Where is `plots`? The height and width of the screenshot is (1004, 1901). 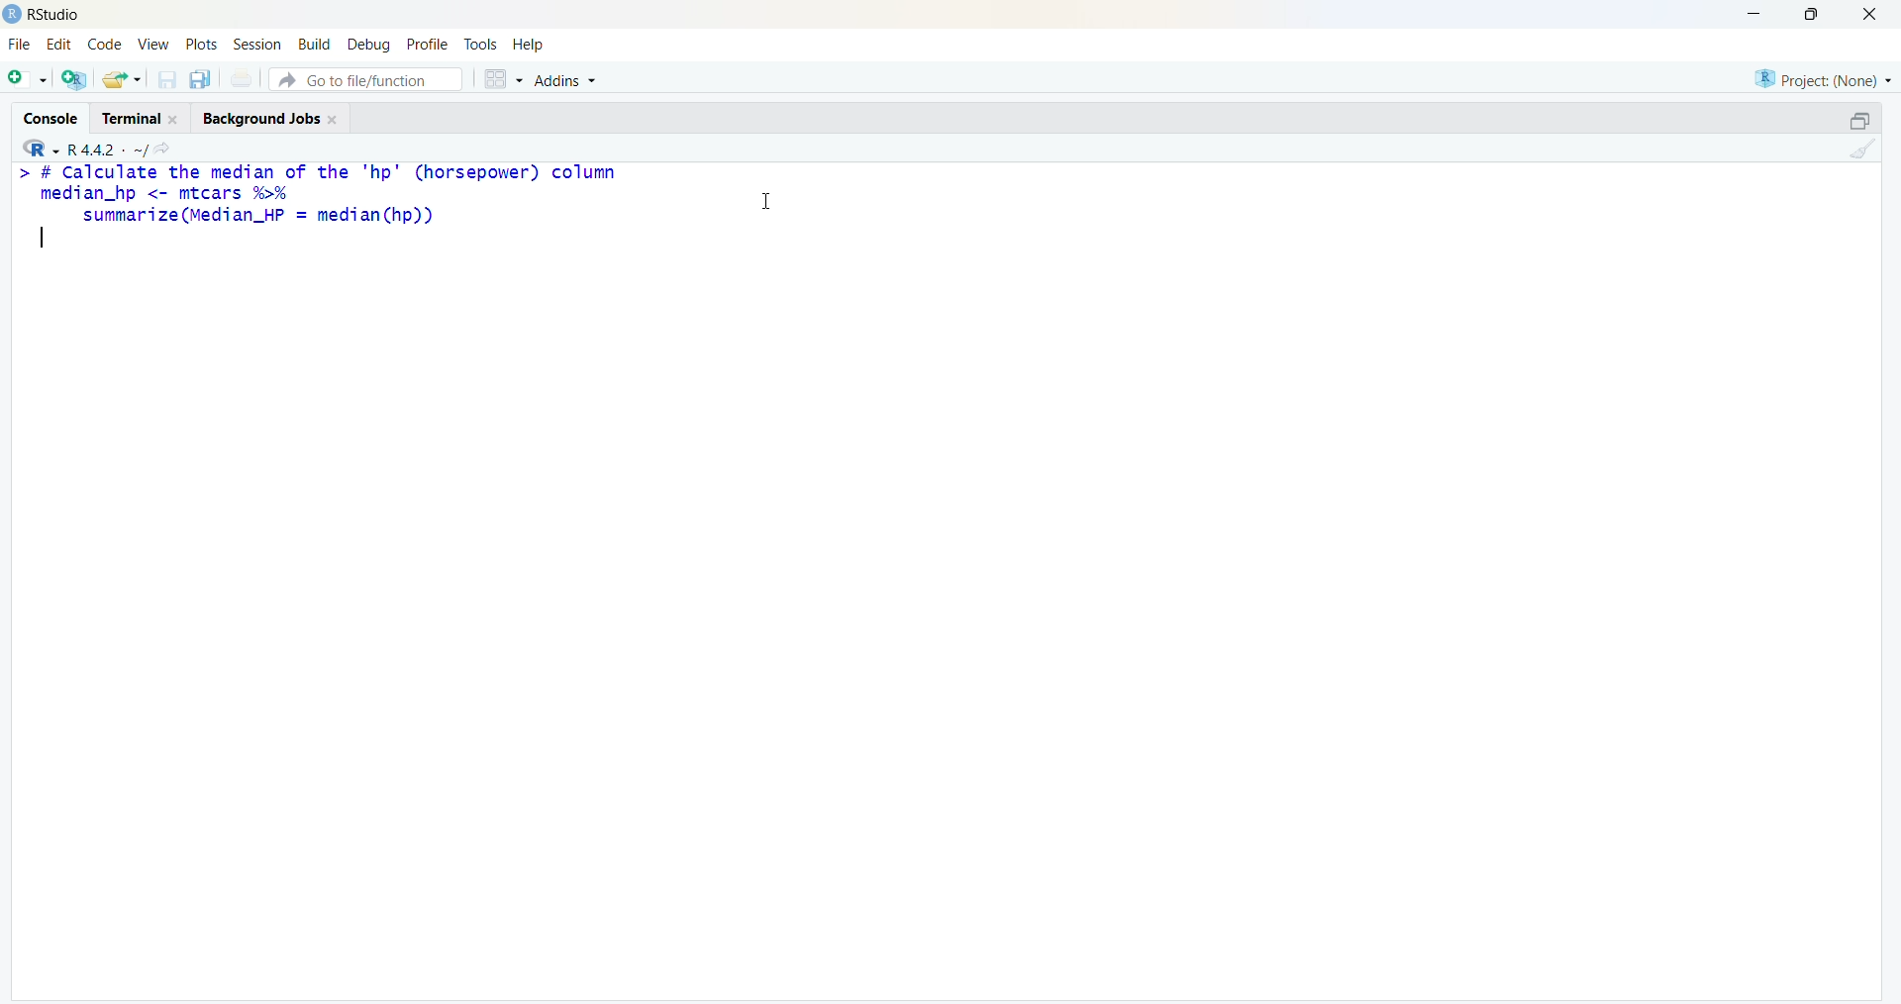 plots is located at coordinates (201, 45).